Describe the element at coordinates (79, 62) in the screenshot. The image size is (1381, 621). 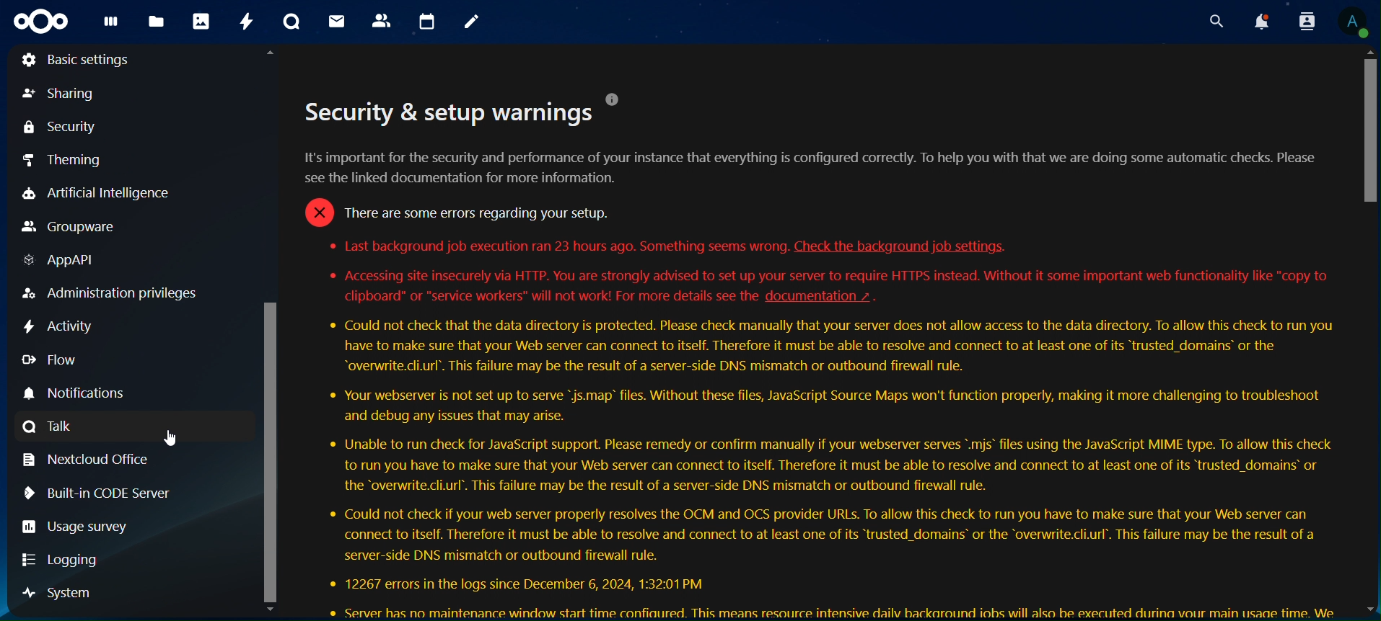
I see `basic settings` at that location.